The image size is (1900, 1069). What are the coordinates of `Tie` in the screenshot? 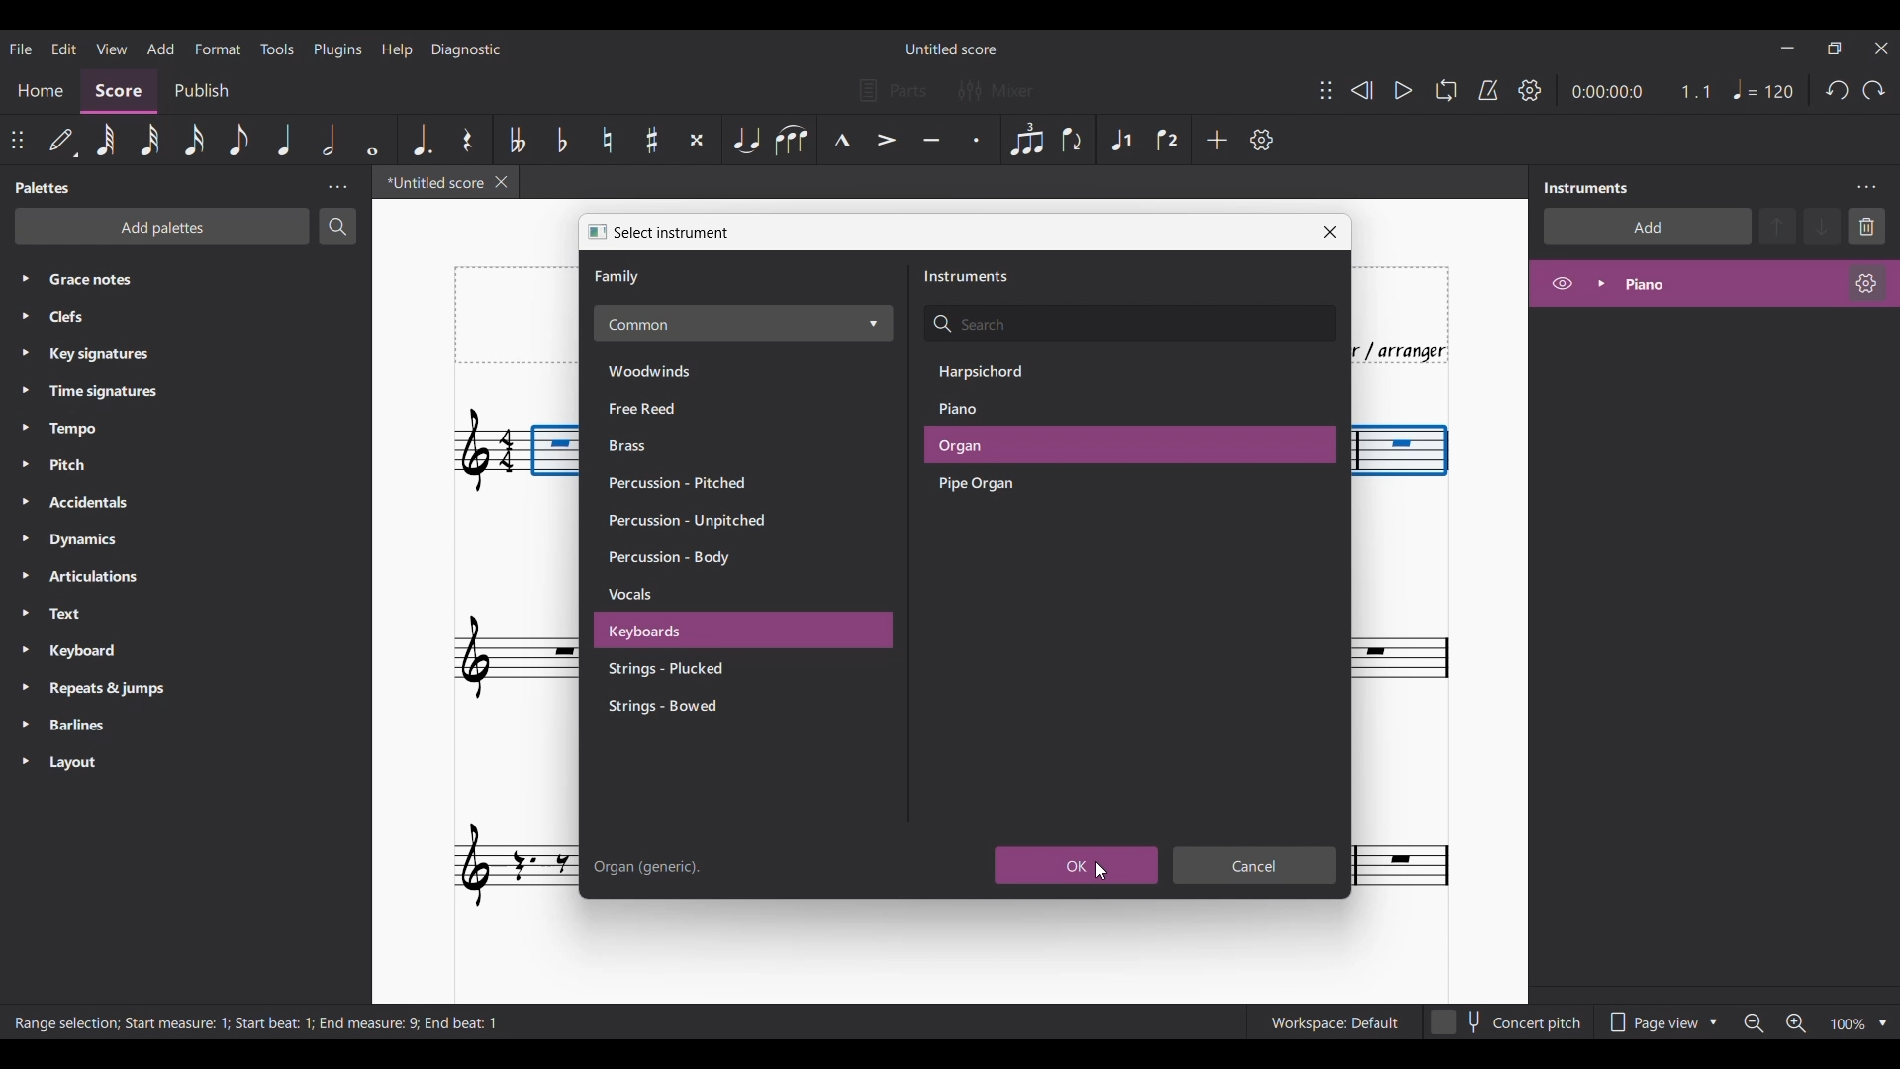 It's located at (745, 139).